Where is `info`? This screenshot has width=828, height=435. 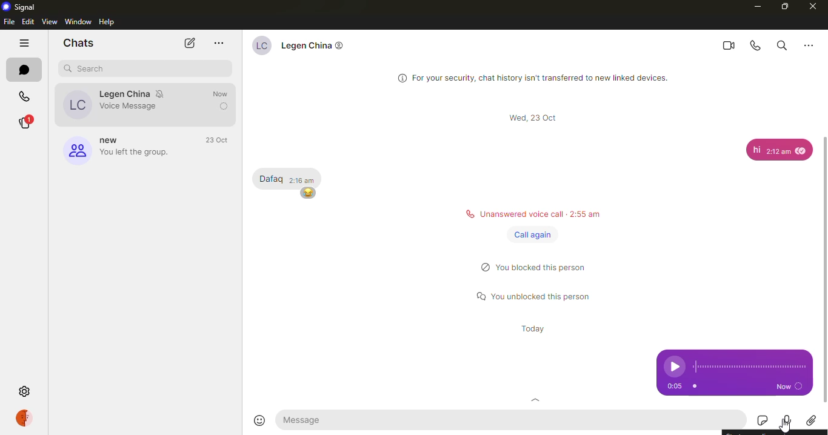
info is located at coordinates (543, 78).